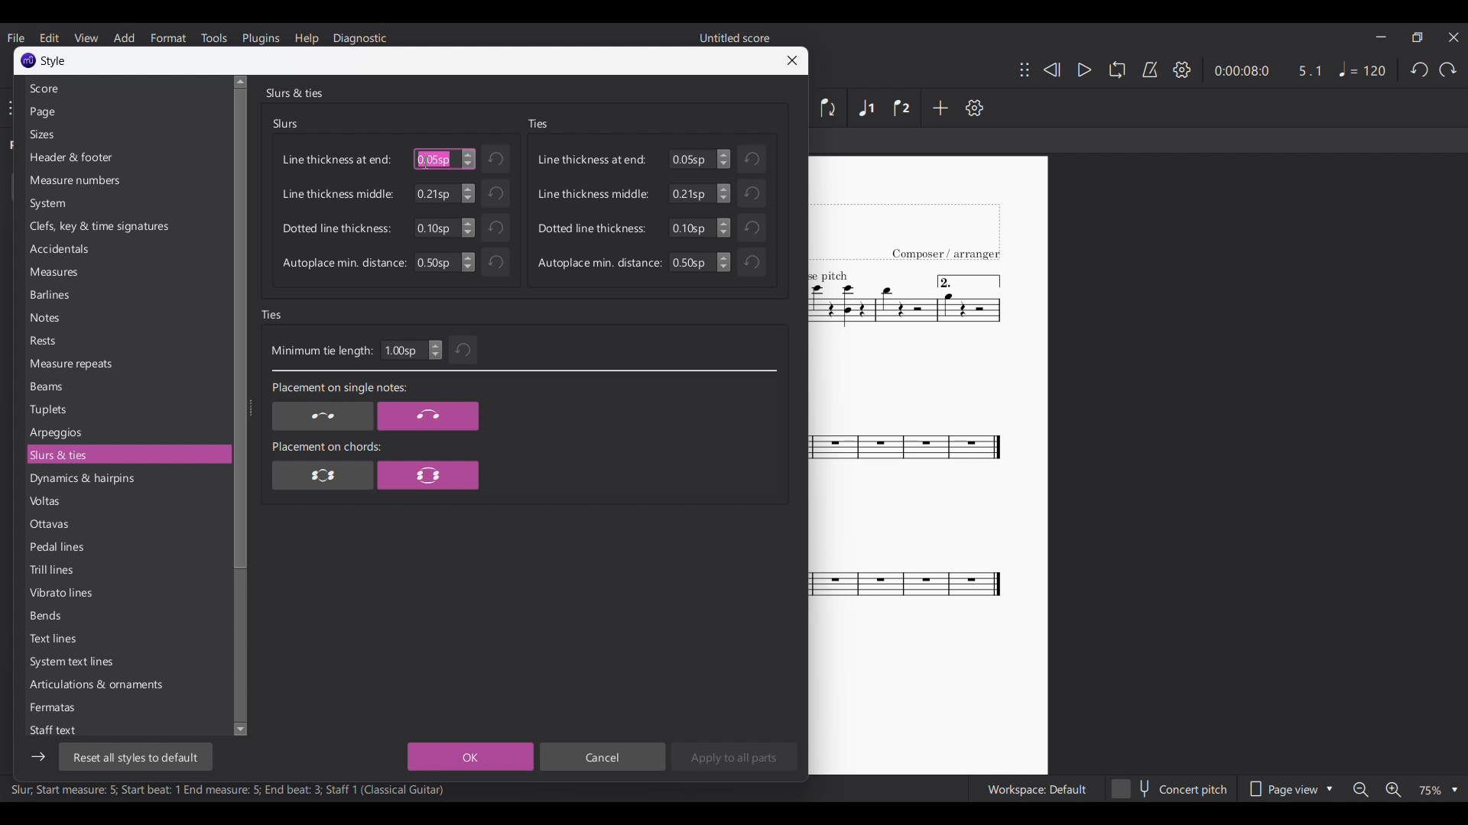 The height and width of the screenshot is (825, 1468). What do you see at coordinates (436, 193) in the screenshot?
I see `Manually input line thickness middle` at bounding box center [436, 193].